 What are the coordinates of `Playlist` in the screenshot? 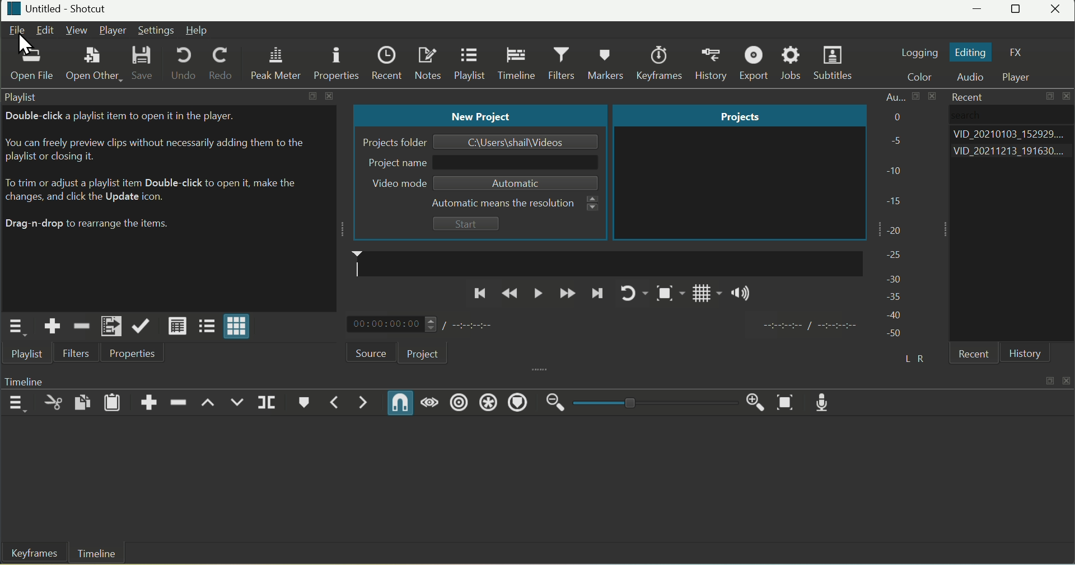 It's located at (29, 355).